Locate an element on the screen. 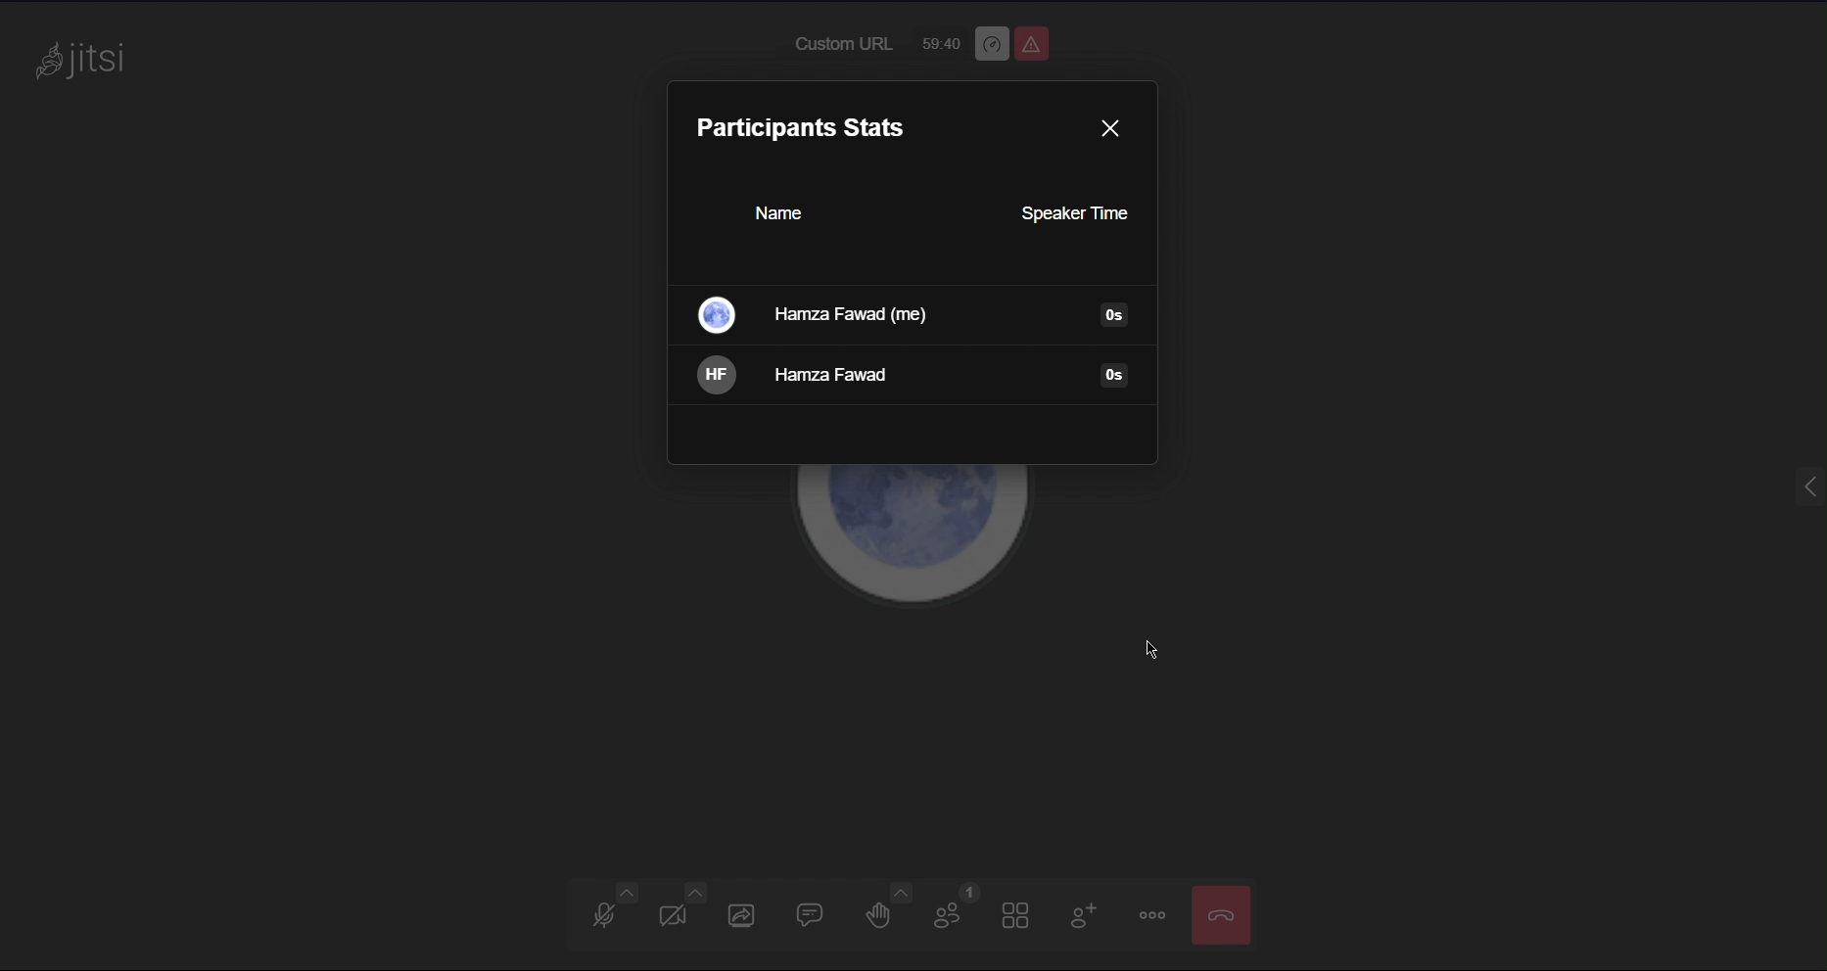 The image size is (1827, 971). Speaker Time is located at coordinates (1074, 214).